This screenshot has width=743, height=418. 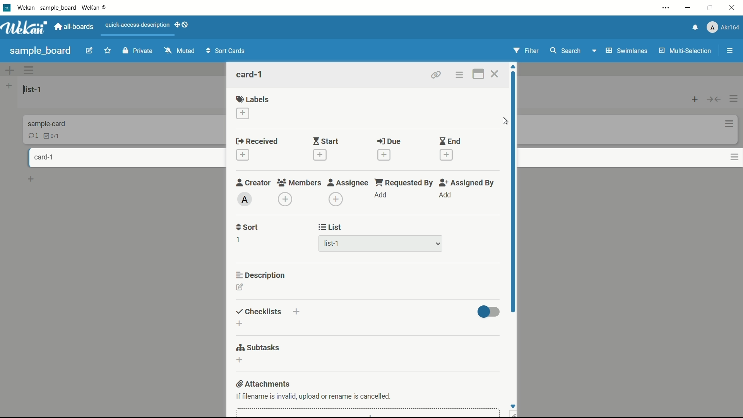 What do you see at coordinates (335, 199) in the screenshot?
I see `add assignee` at bounding box center [335, 199].